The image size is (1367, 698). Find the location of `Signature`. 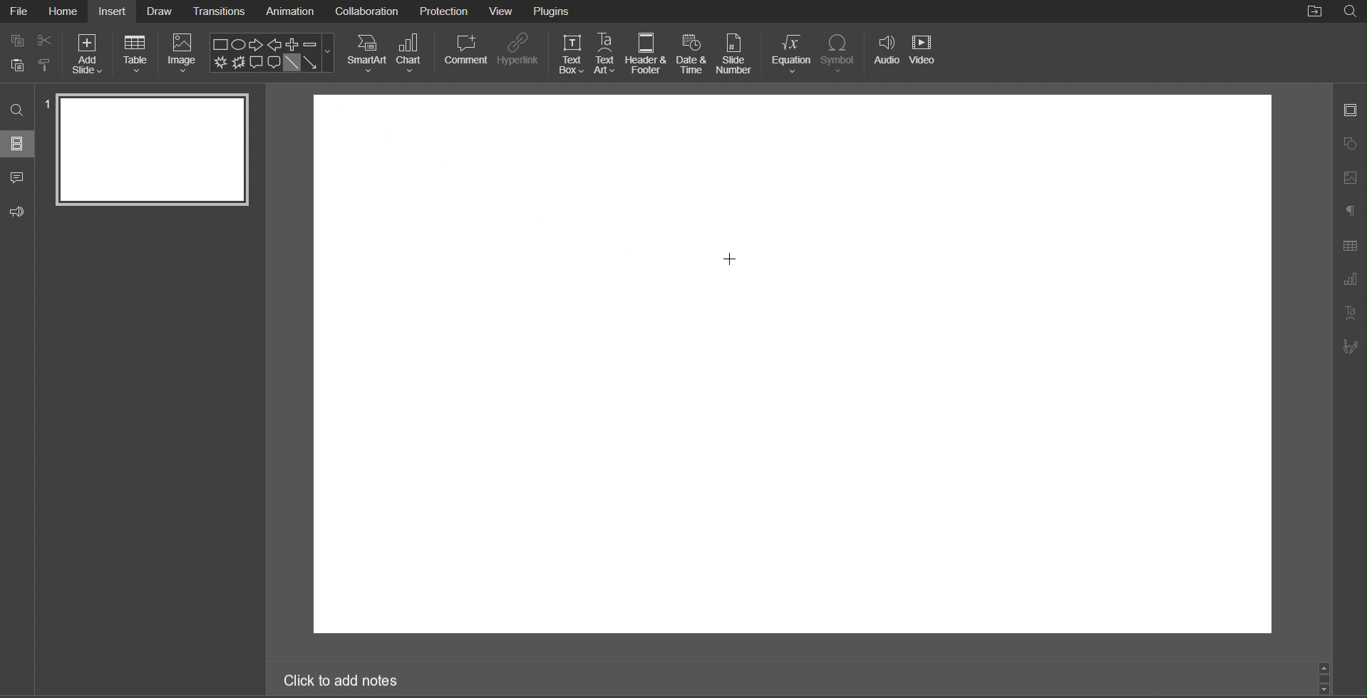

Signature is located at coordinates (1351, 347).